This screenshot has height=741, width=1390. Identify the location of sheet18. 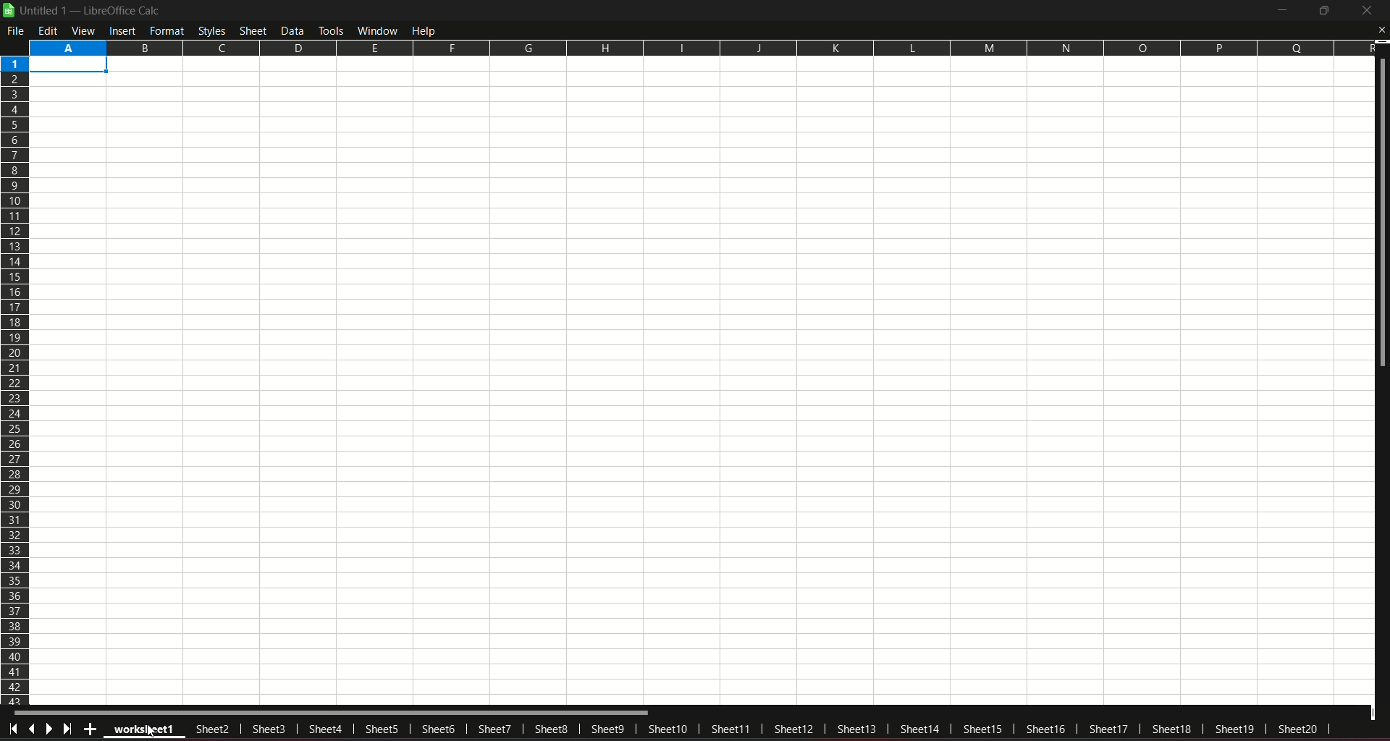
(1171, 729).